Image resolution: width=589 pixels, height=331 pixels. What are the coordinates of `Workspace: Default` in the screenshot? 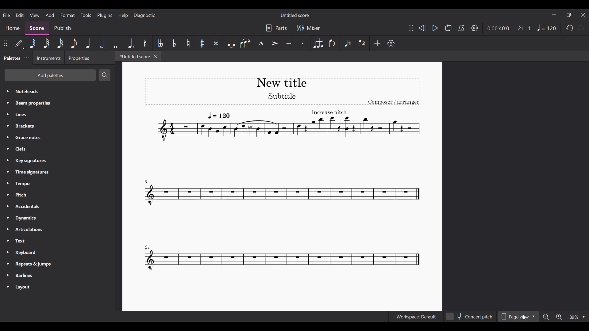 It's located at (415, 316).